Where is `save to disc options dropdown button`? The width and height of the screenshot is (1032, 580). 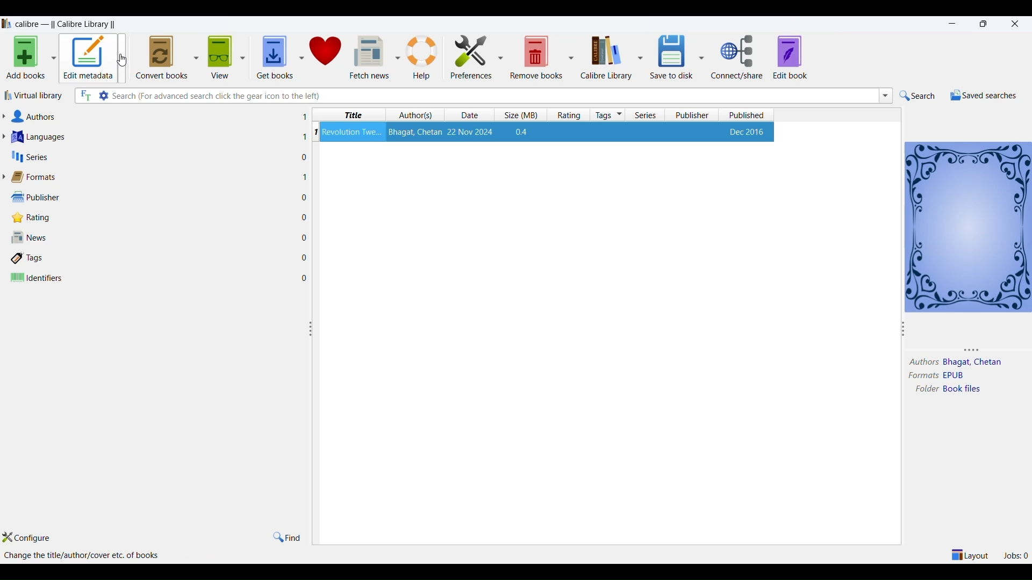 save to disc options dropdown button is located at coordinates (702, 57).